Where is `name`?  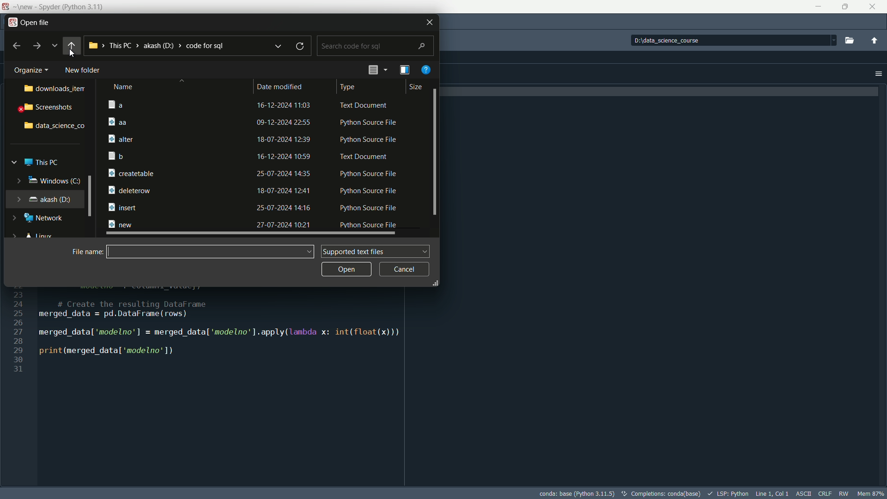
name is located at coordinates (176, 85).